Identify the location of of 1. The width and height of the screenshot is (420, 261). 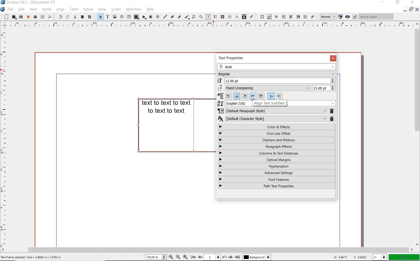
(225, 256).